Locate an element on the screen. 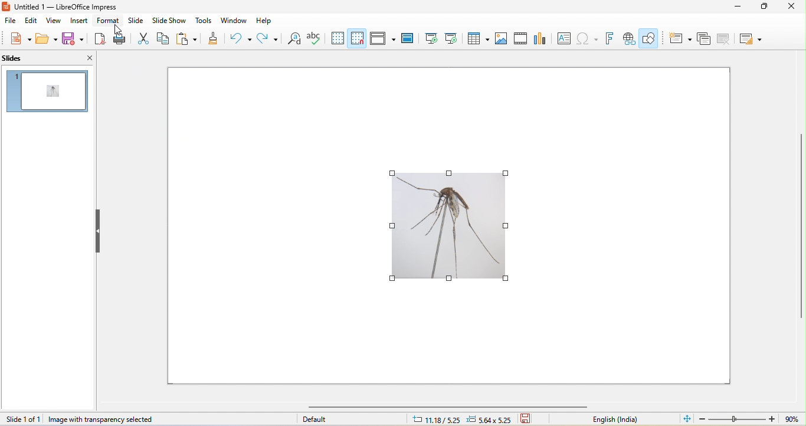 The height and width of the screenshot is (426, 806). redo is located at coordinates (268, 38).